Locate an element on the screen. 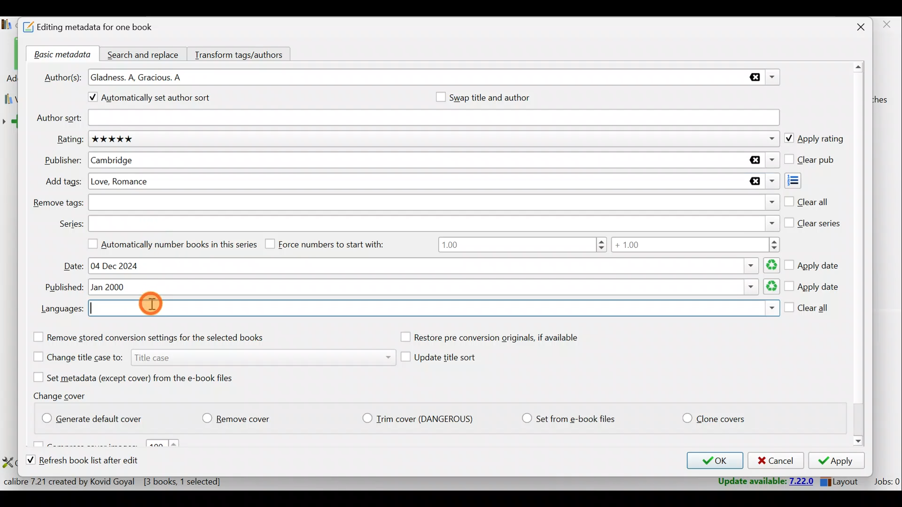 The width and height of the screenshot is (902, 507). Remove tags: is located at coordinates (57, 203).